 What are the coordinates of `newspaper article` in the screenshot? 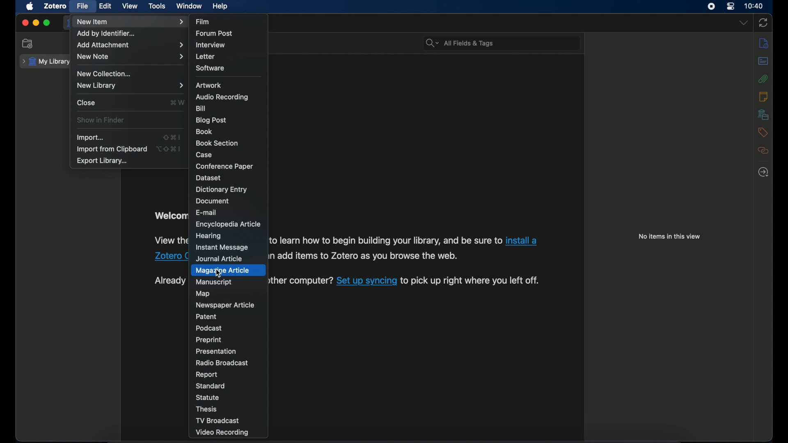 It's located at (224, 305).